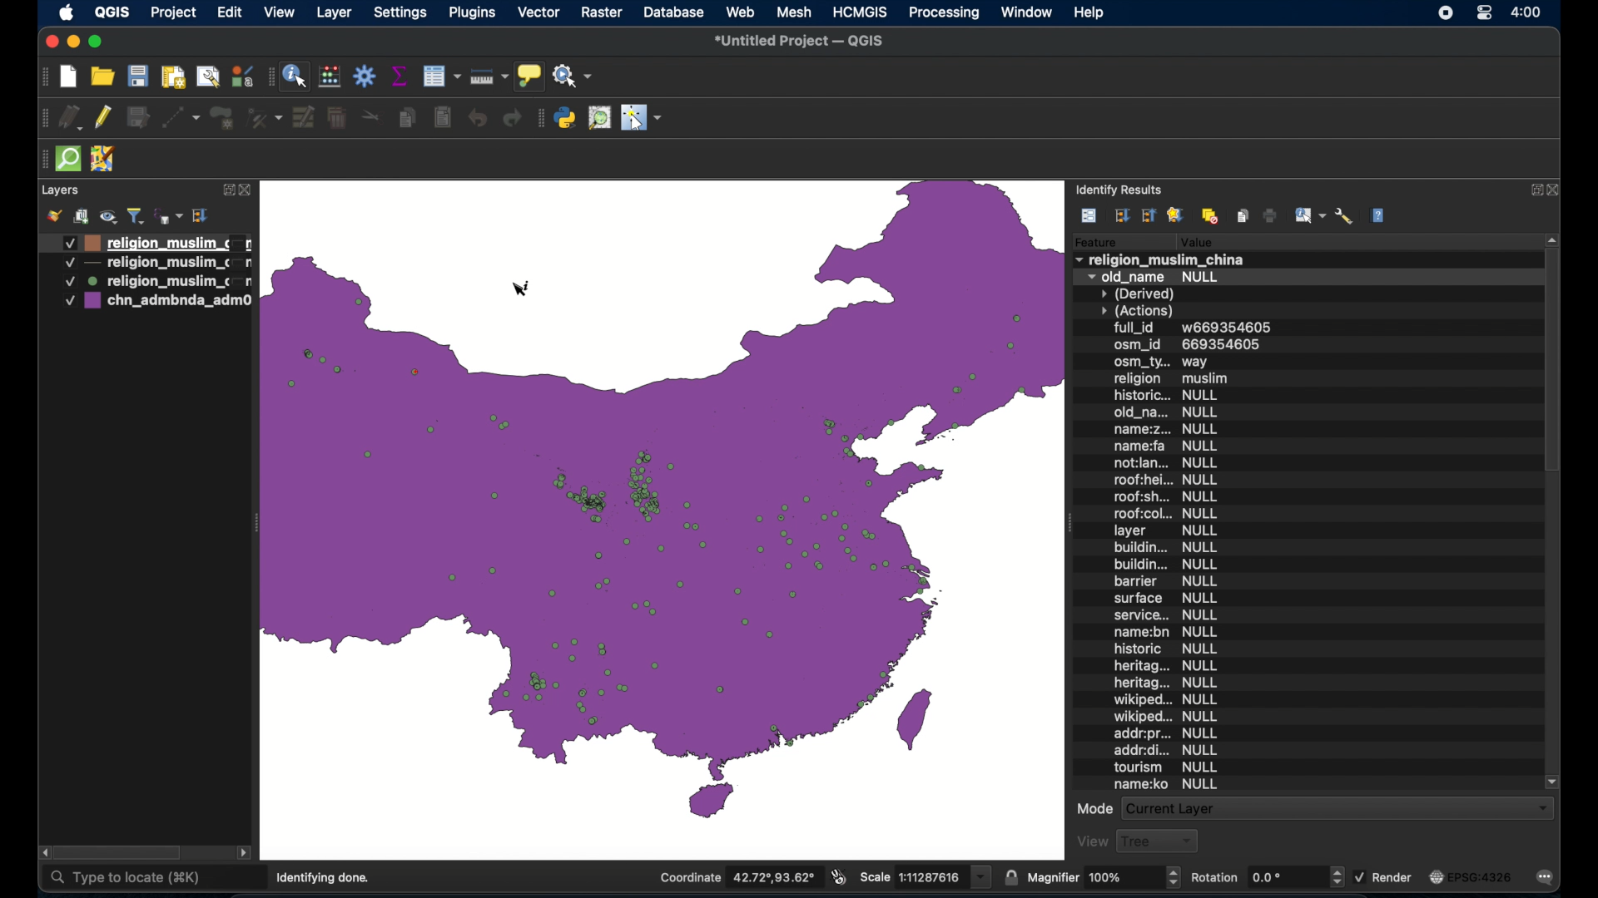 The width and height of the screenshot is (1598, 898). I want to click on current layer, so click(1340, 808).